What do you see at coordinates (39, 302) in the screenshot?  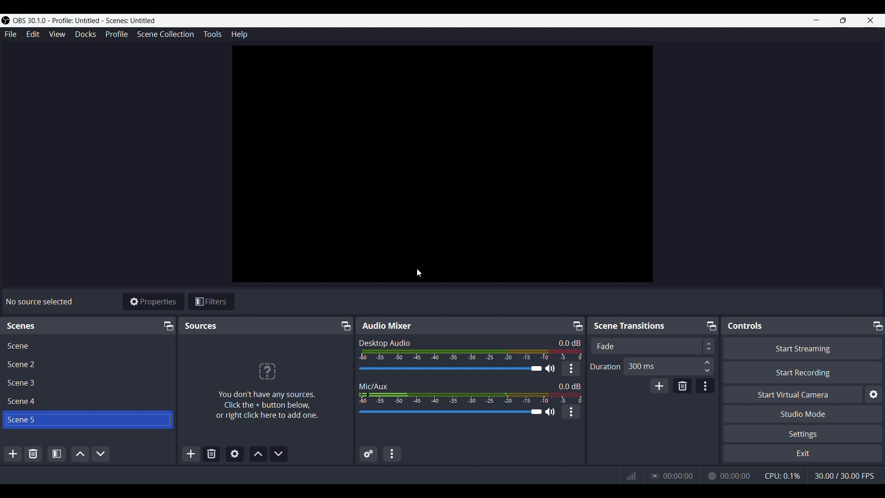 I see `Text` at bounding box center [39, 302].